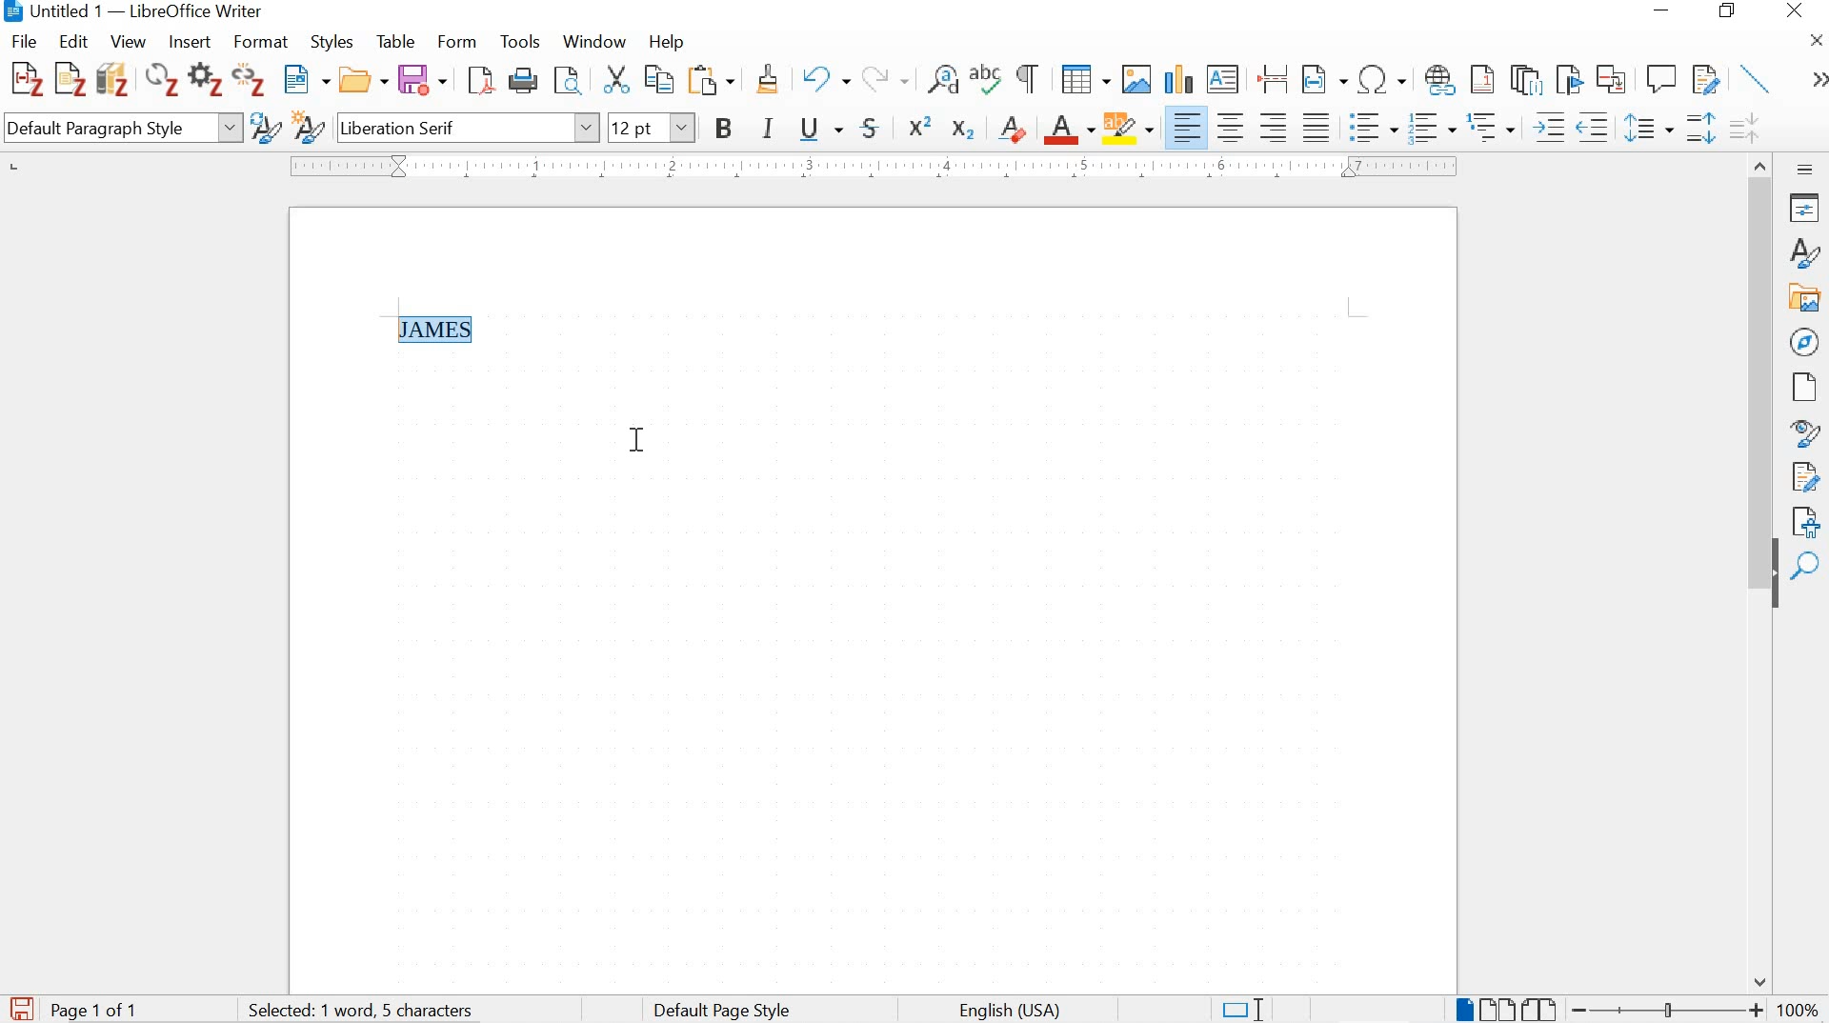  I want to click on view, so click(127, 42).